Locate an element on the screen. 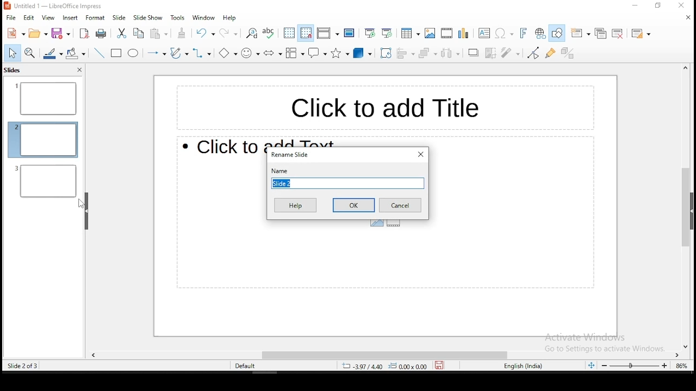 This screenshot has height=391, width=696. close window is located at coordinates (420, 154).